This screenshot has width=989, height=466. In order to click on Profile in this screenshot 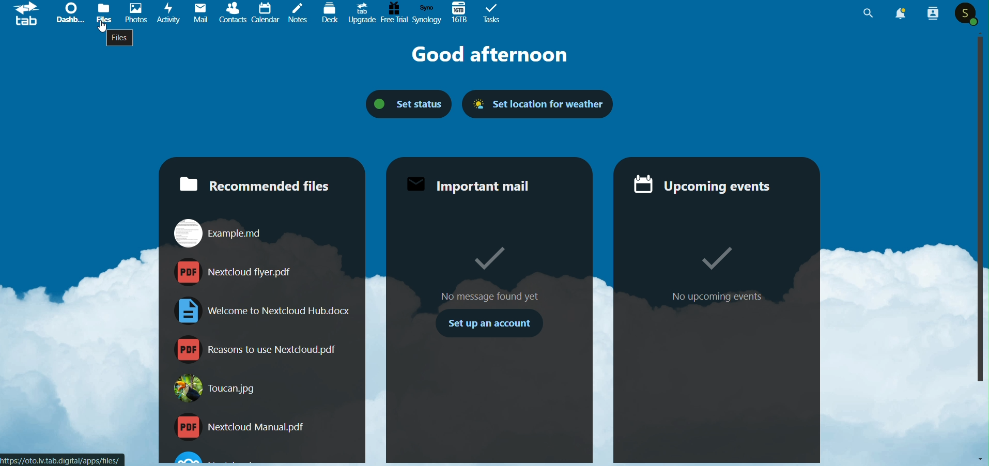, I will do `click(969, 14)`.